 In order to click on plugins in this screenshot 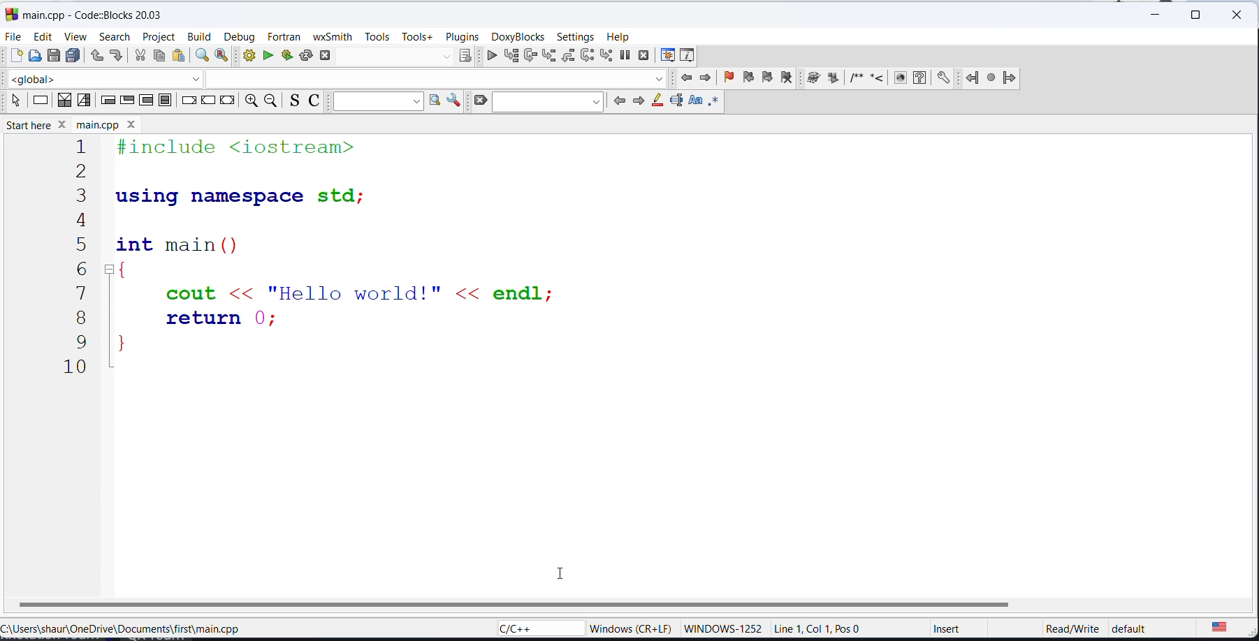, I will do `click(463, 36)`.